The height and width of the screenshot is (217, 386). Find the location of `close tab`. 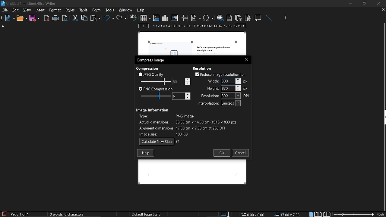

close tab is located at coordinates (383, 10).